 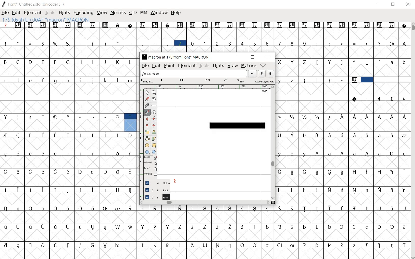 What do you see at coordinates (181, 208) in the screenshot?
I see `Symbol` at bounding box center [181, 208].